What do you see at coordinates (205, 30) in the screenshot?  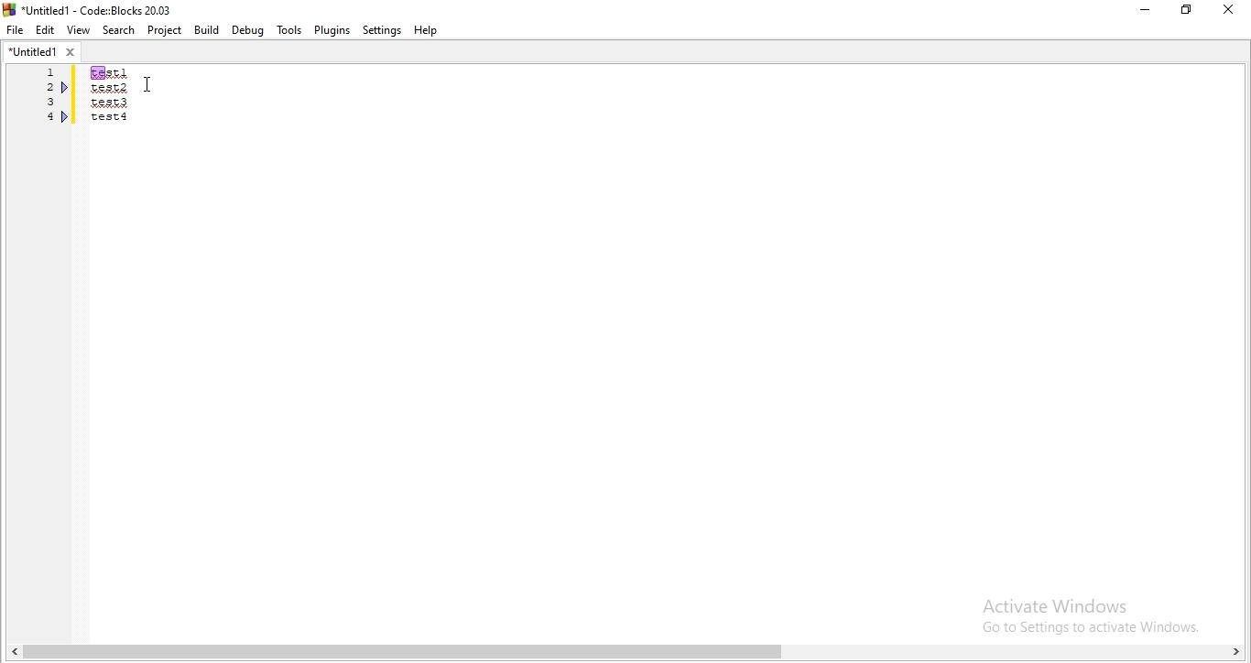 I see `Build ` at bounding box center [205, 30].